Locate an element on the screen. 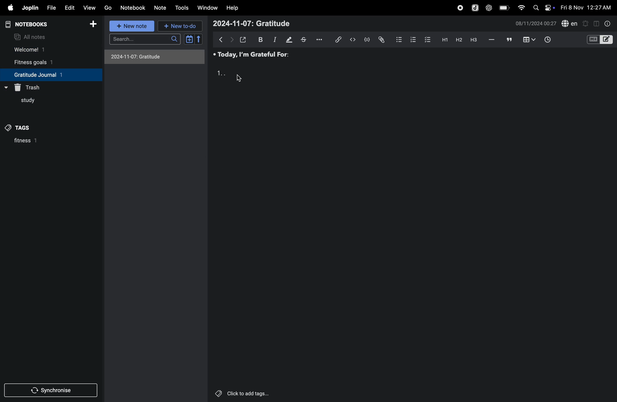 Image resolution: width=617 pixels, height=402 pixels. 08/11/2024 00:27 is located at coordinates (536, 23).